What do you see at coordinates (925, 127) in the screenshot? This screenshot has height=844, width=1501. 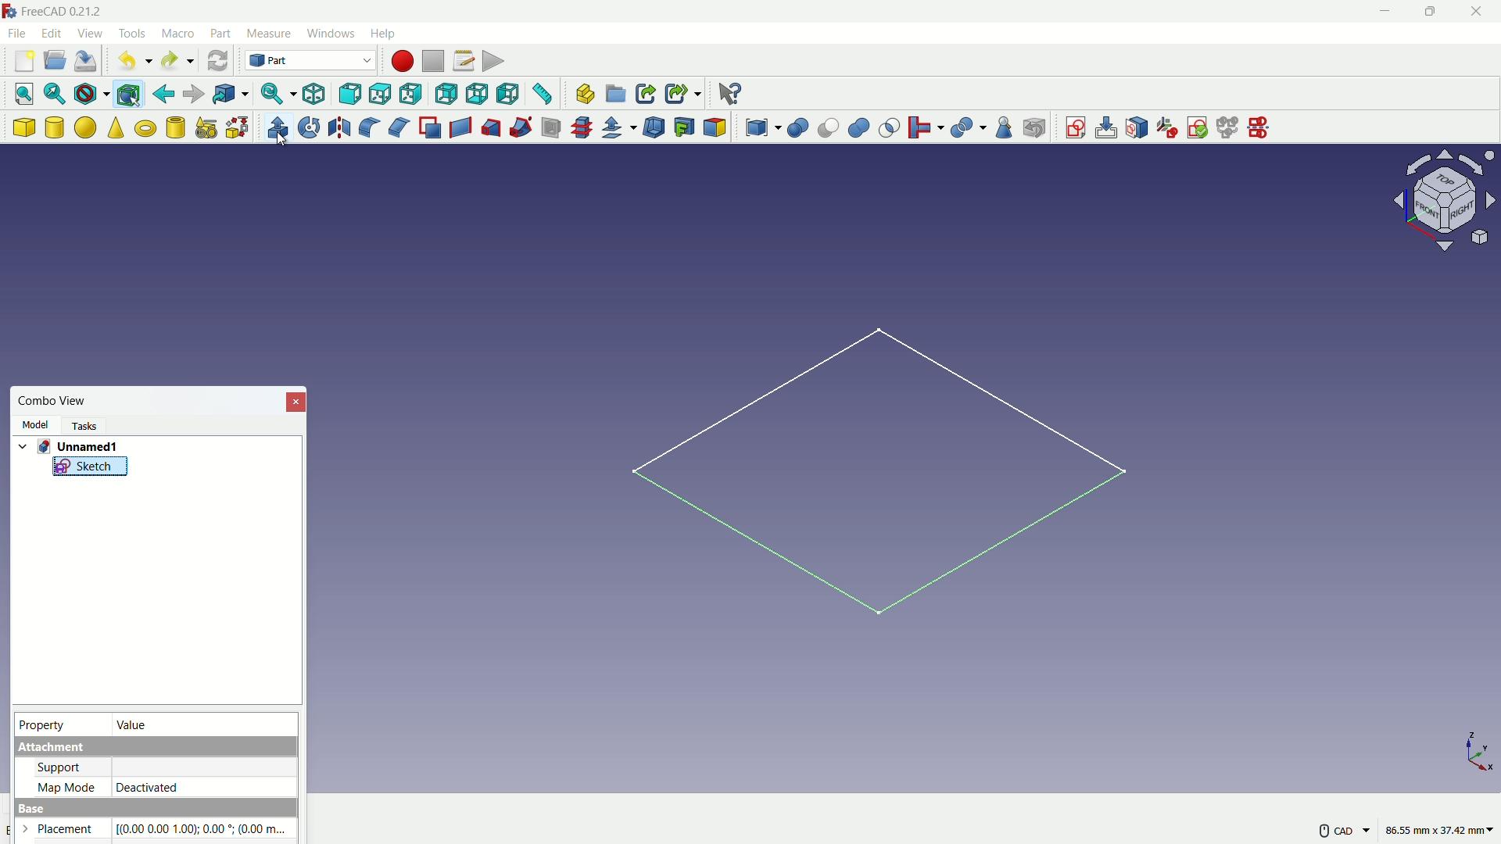 I see `join object` at bounding box center [925, 127].